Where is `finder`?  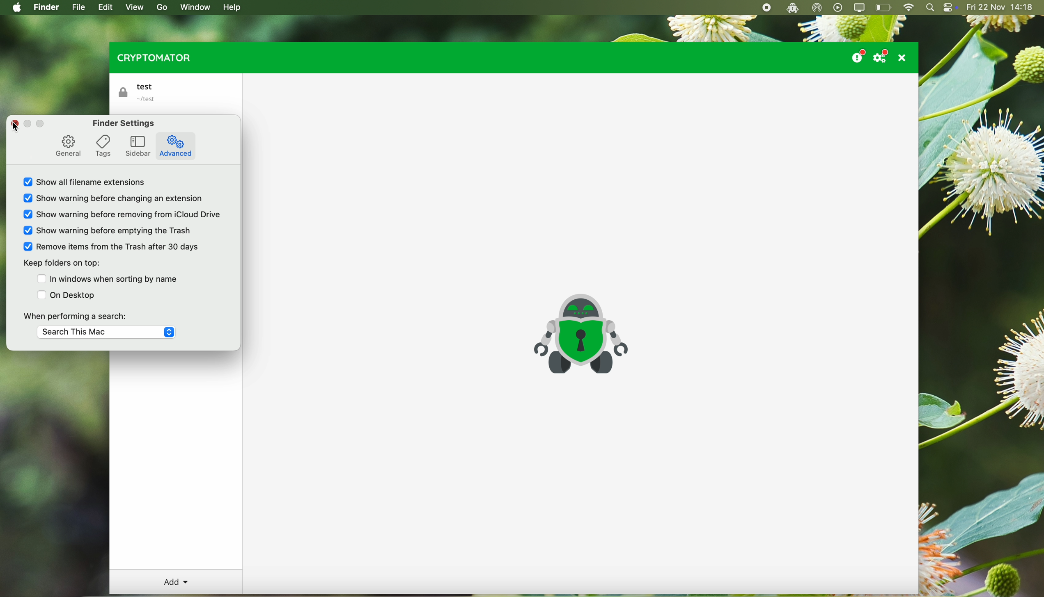
finder is located at coordinates (48, 8).